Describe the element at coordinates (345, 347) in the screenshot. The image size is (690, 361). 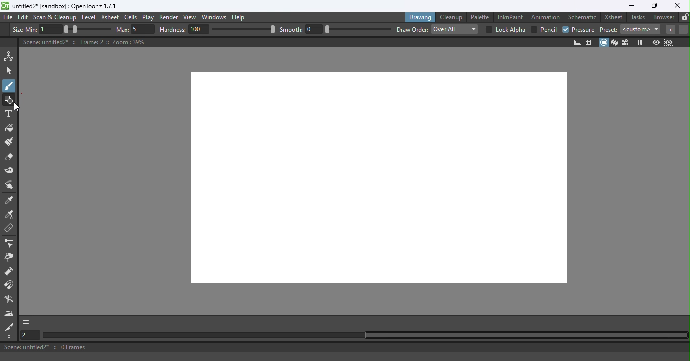
I see `Status bar` at that location.